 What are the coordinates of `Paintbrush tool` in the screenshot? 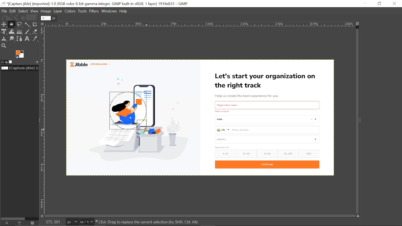 It's located at (28, 31).